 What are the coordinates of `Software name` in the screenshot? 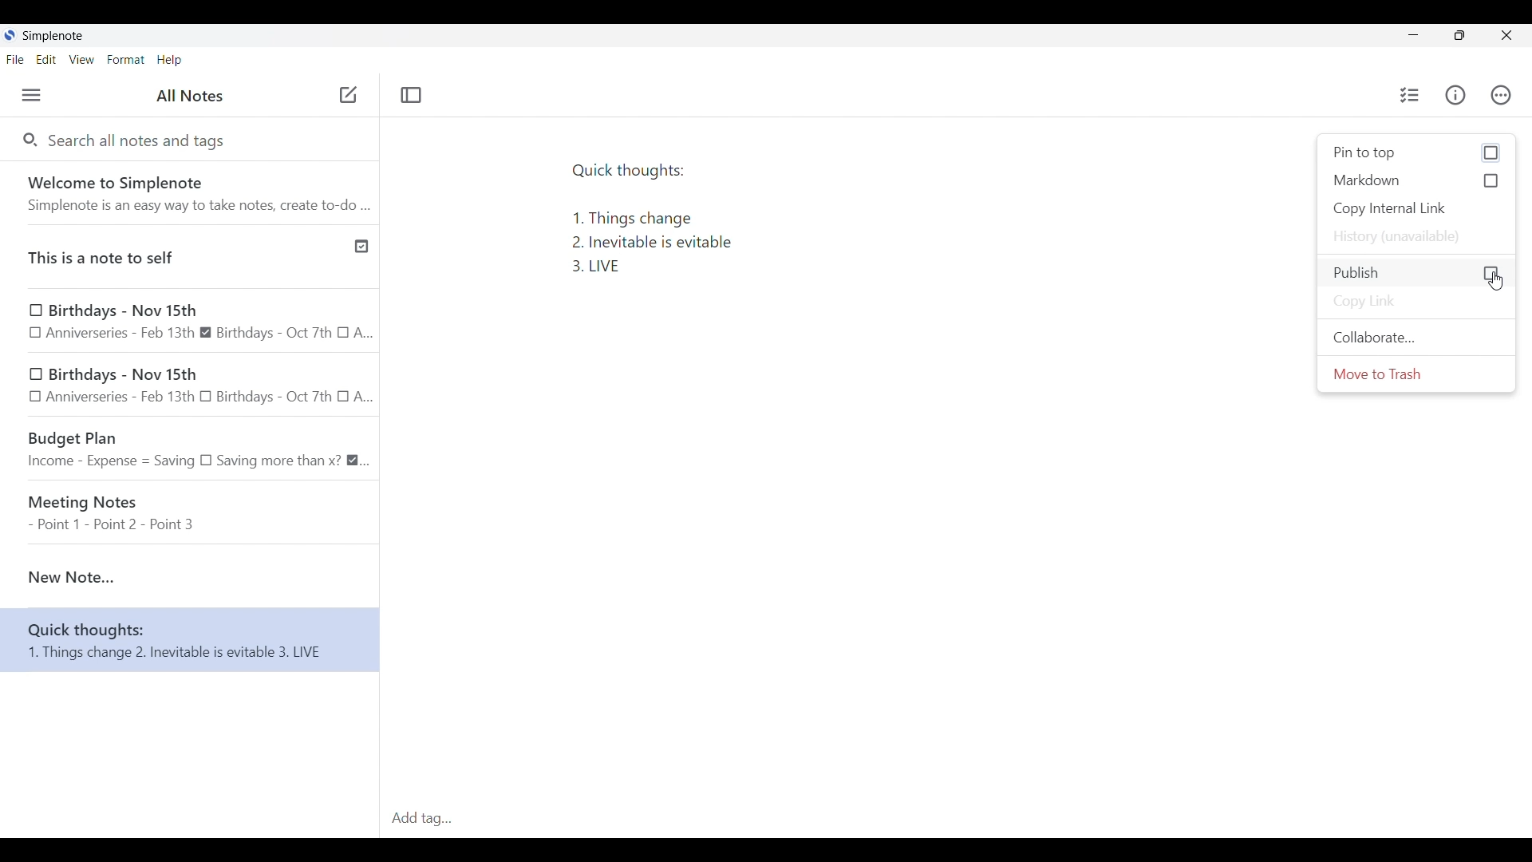 It's located at (53, 36).